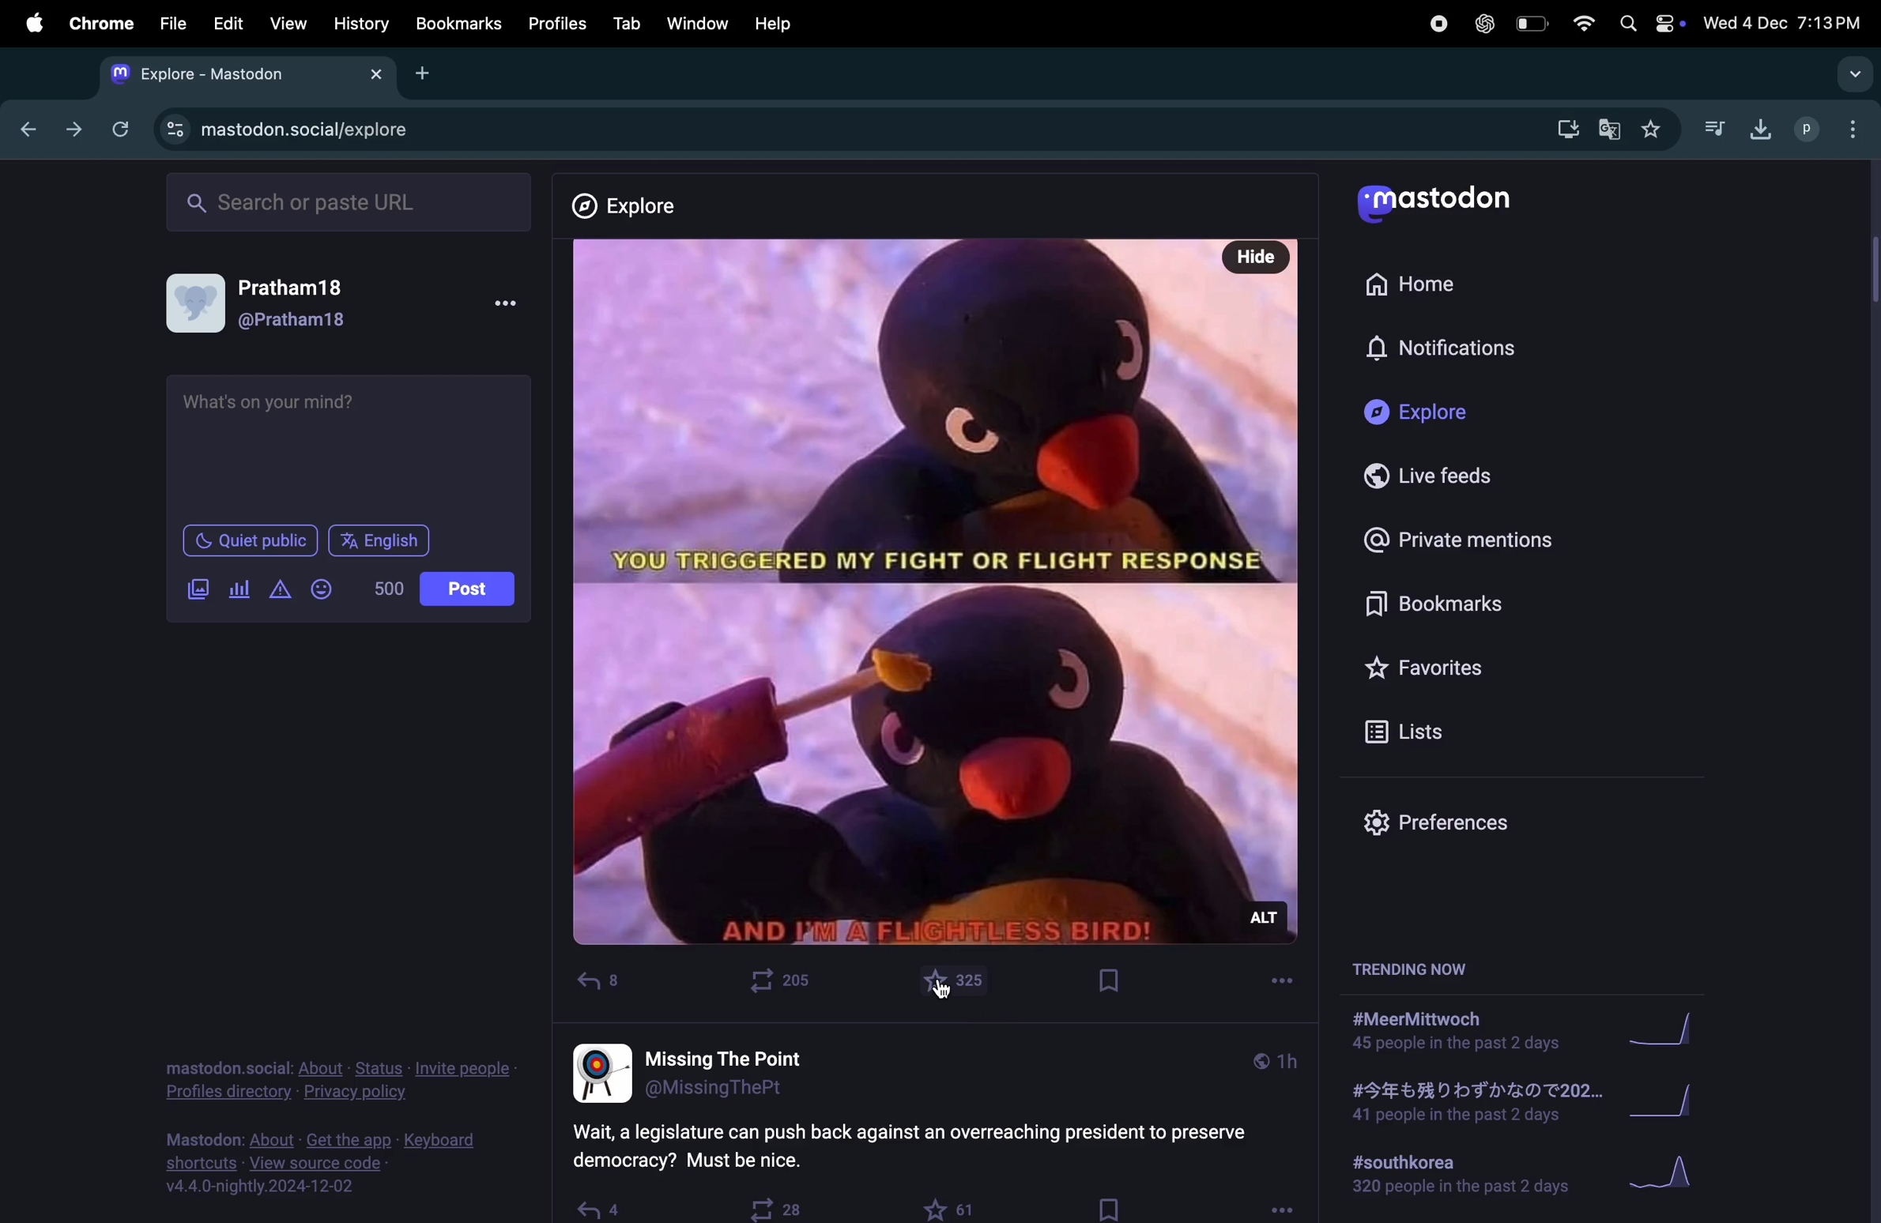 This screenshot has height=1223, width=1881. What do you see at coordinates (1670, 1171) in the screenshot?
I see `Graph` at bounding box center [1670, 1171].